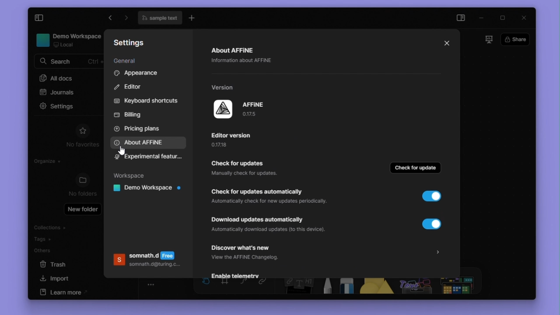 This screenshot has height=315, width=560. What do you see at coordinates (224, 286) in the screenshot?
I see `frame` at bounding box center [224, 286].